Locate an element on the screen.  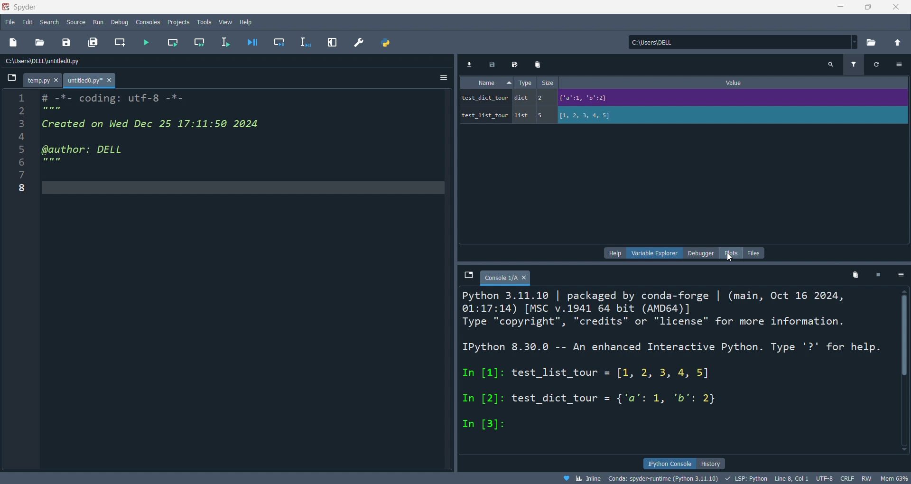
search is located at coordinates (831, 63).